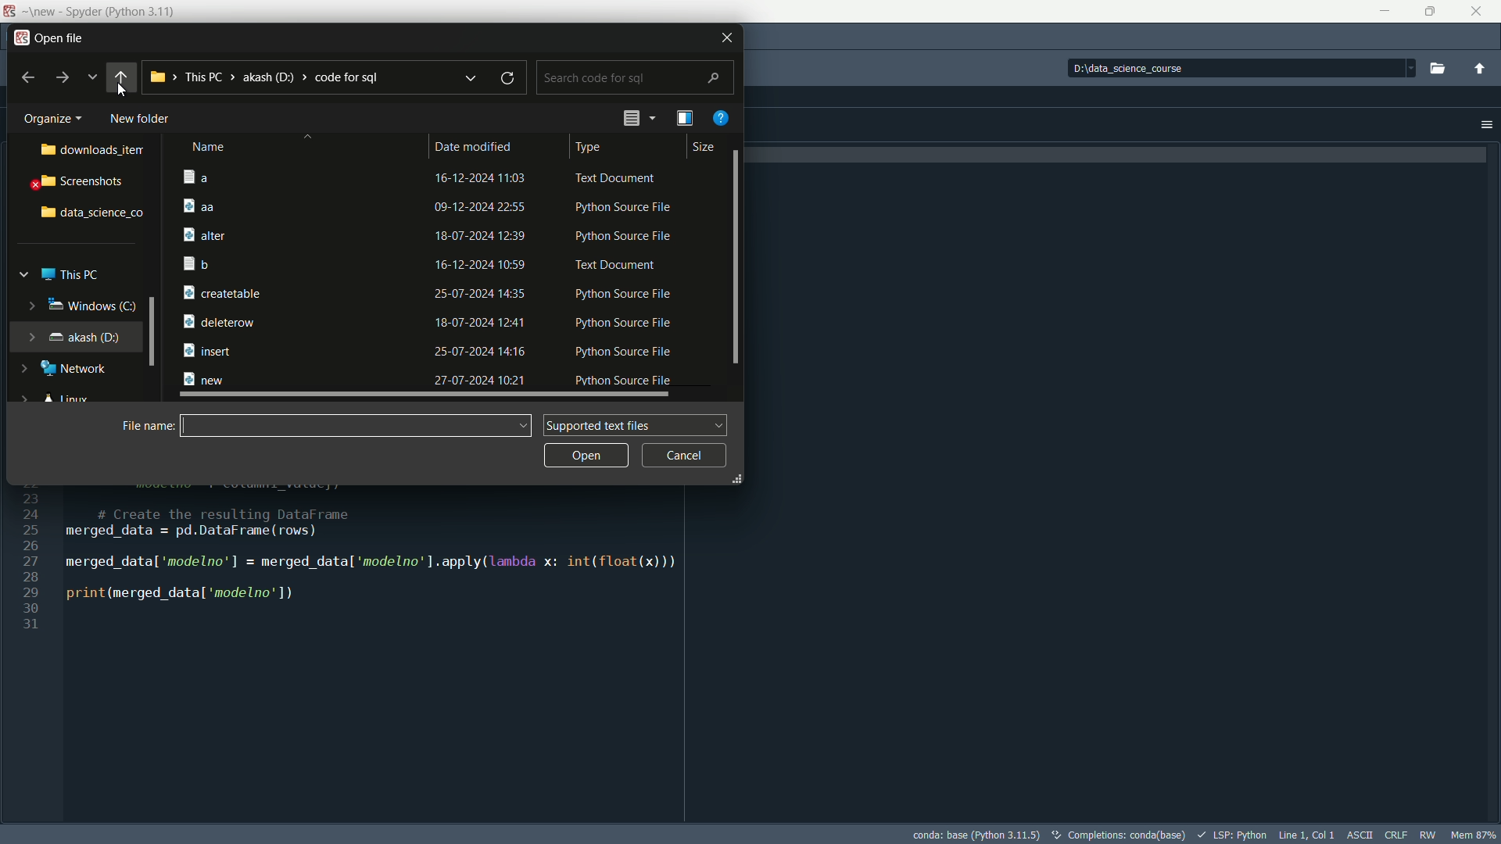  I want to click on supported text files, so click(633, 425).